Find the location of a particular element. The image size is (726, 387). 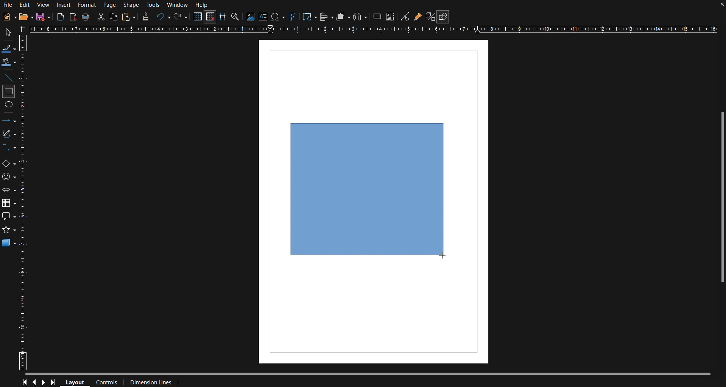

Ruler Vertical is located at coordinates (24, 201).